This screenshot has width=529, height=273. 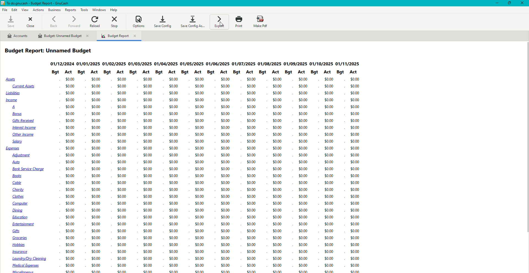 I want to click on $0.00, so click(x=97, y=211).